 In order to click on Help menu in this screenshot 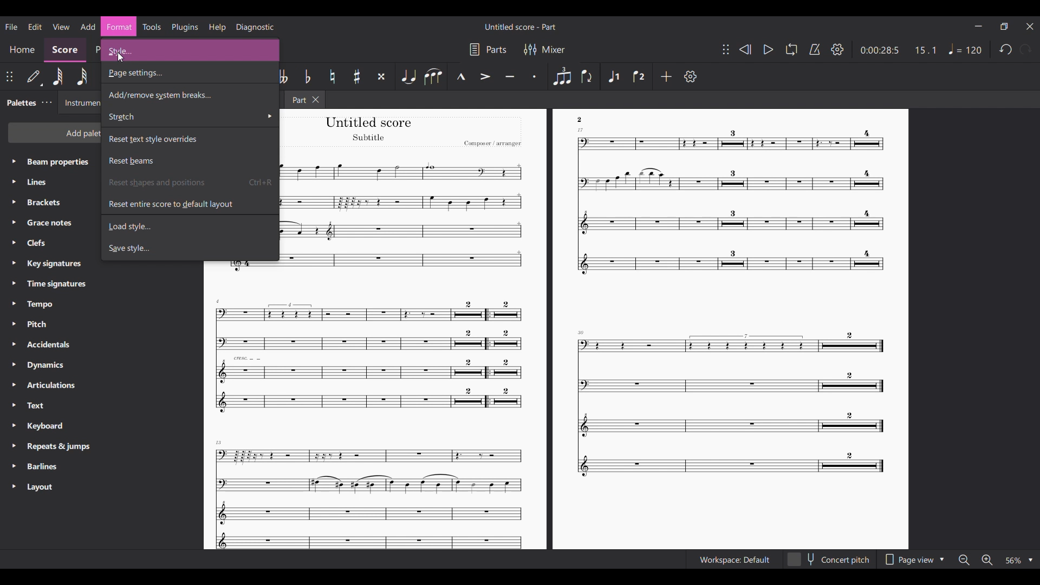, I will do `click(217, 28)`.